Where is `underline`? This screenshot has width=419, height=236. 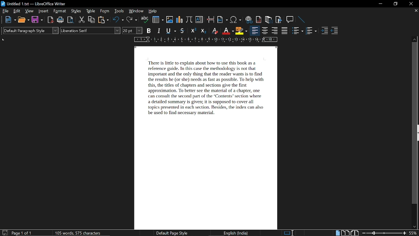
underline is located at coordinates (171, 30).